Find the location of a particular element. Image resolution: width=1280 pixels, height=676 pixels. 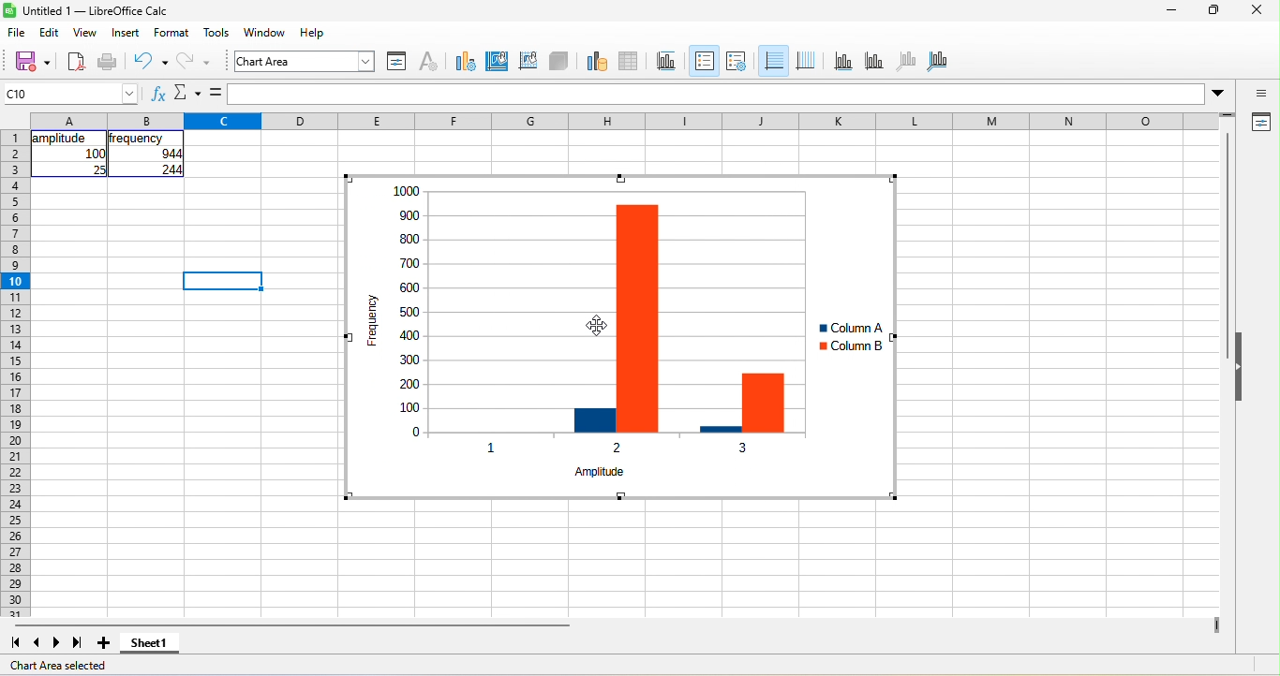

insert is located at coordinates (126, 32).